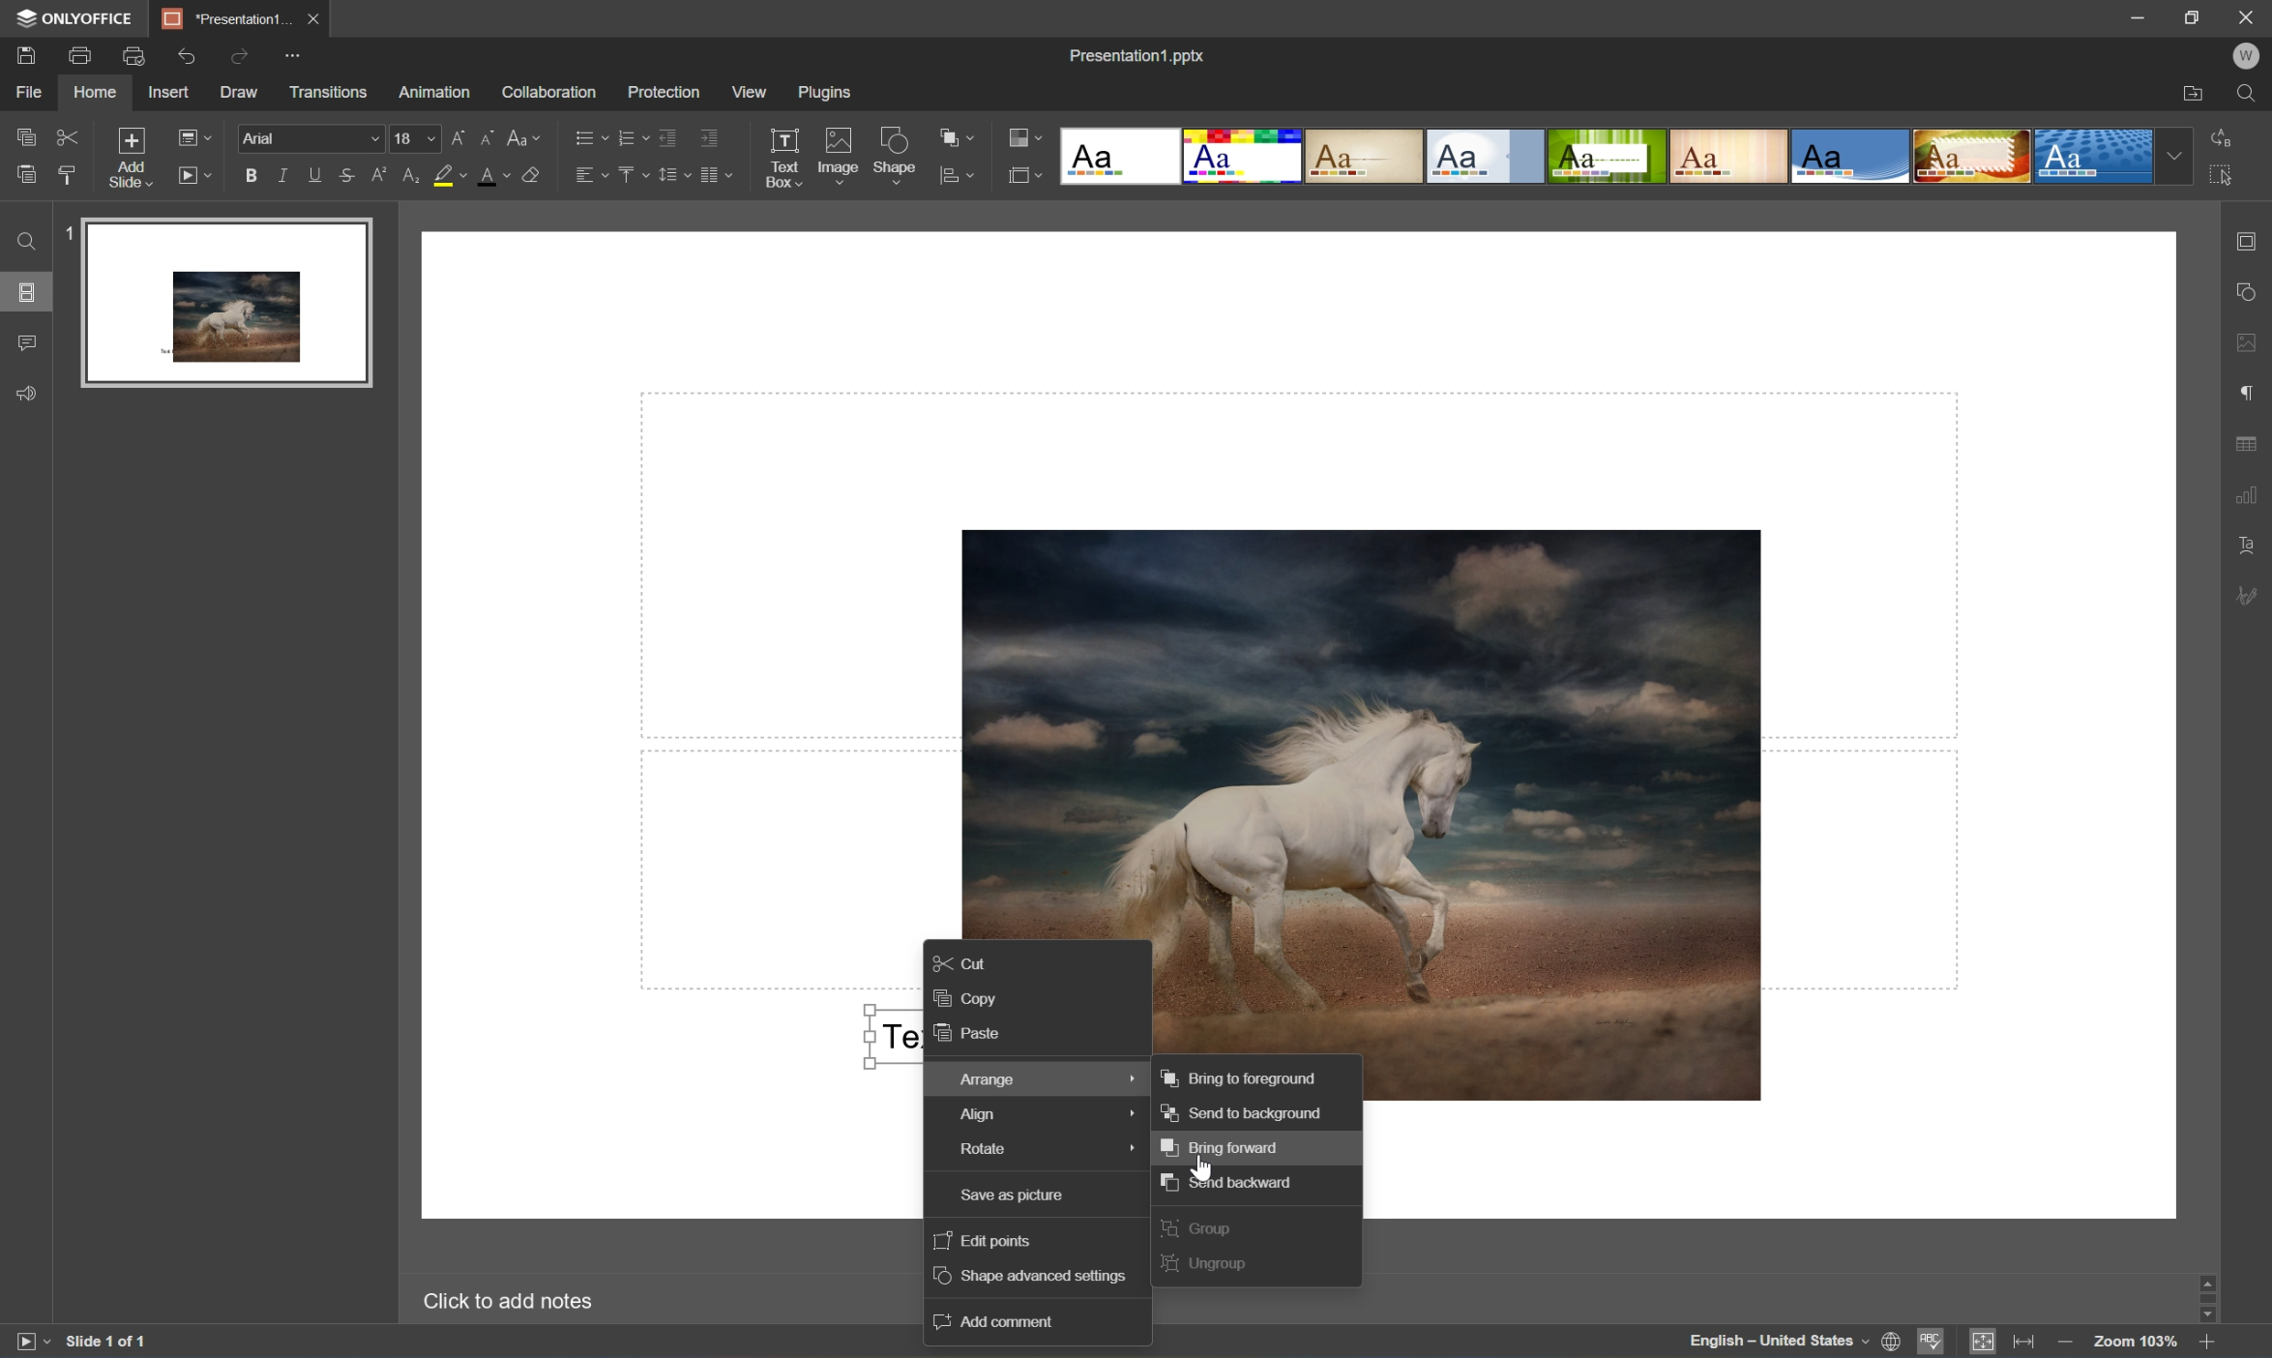  What do you see at coordinates (449, 175) in the screenshot?
I see `Highlight color` at bounding box center [449, 175].